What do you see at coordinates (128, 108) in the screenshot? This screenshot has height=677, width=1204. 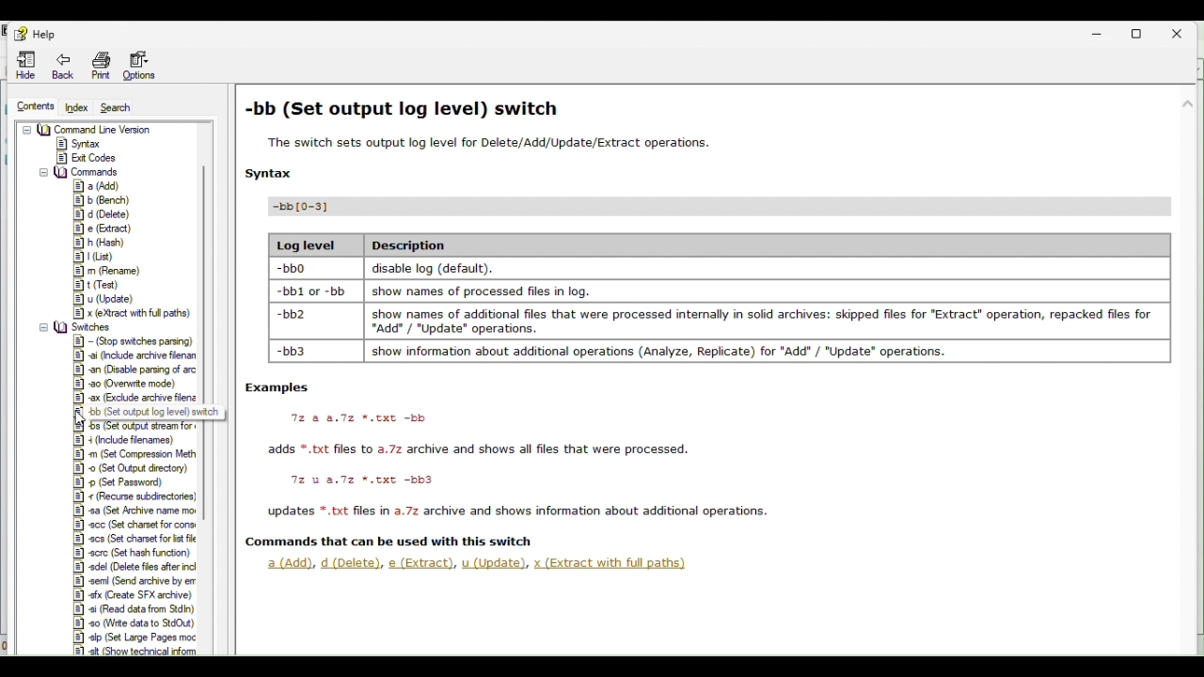 I see `Search` at bounding box center [128, 108].